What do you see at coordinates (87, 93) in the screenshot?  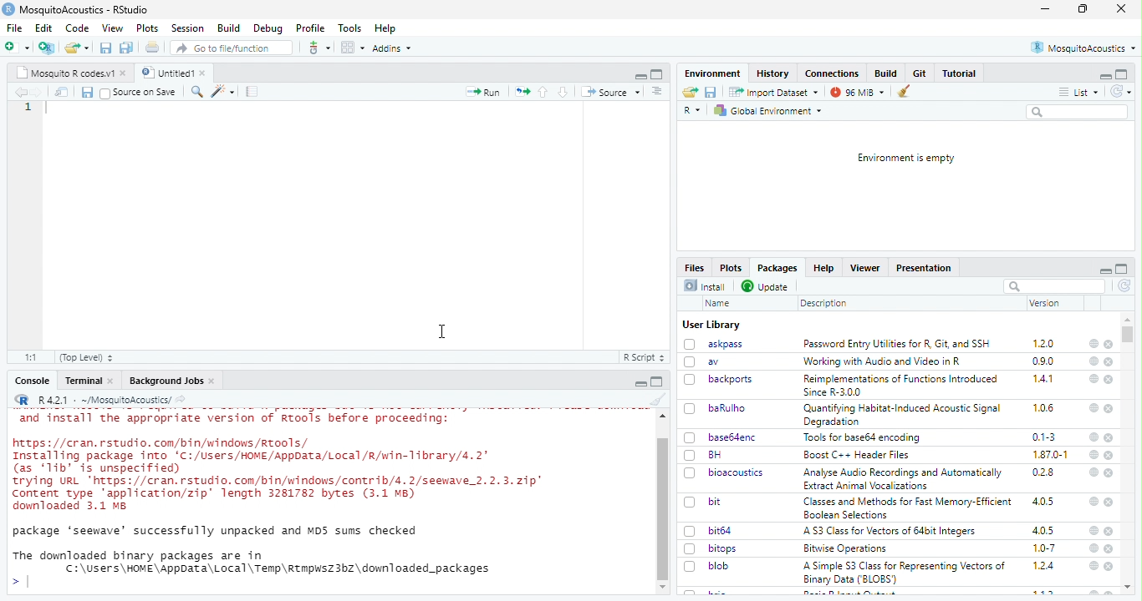 I see `save` at bounding box center [87, 93].